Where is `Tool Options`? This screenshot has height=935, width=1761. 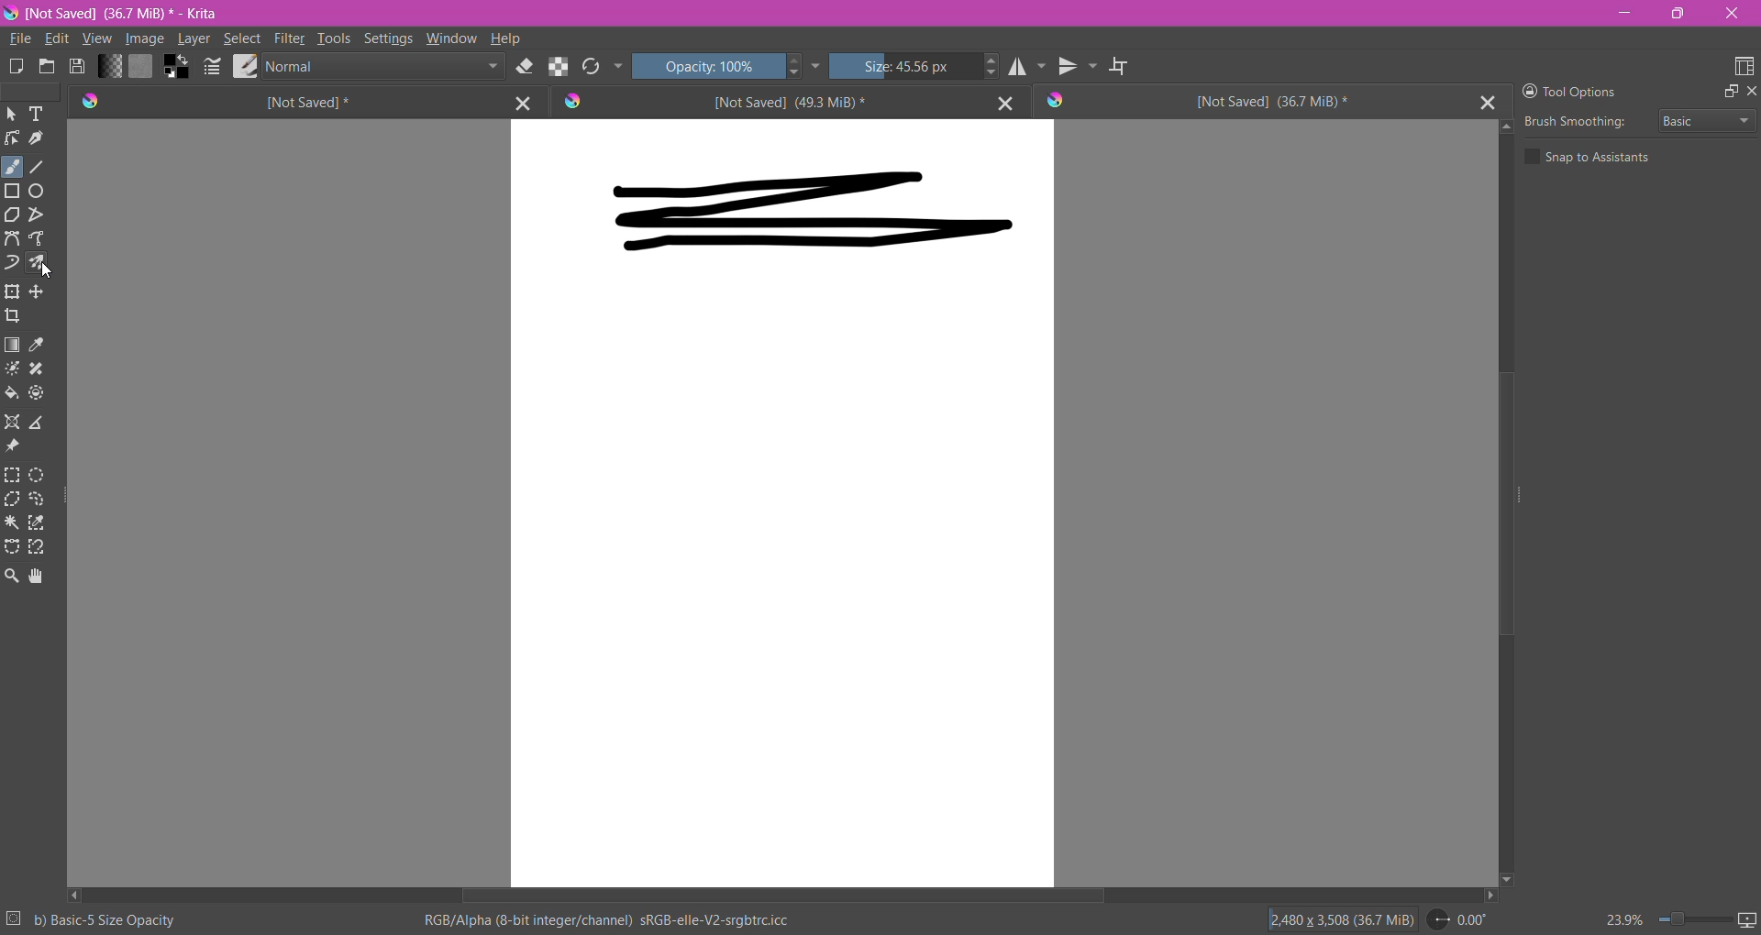 Tool Options is located at coordinates (1581, 90).